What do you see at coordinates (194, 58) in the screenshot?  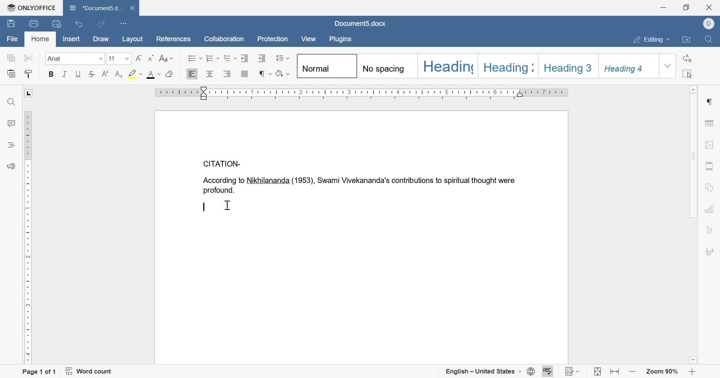 I see `bullets` at bounding box center [194, 58].